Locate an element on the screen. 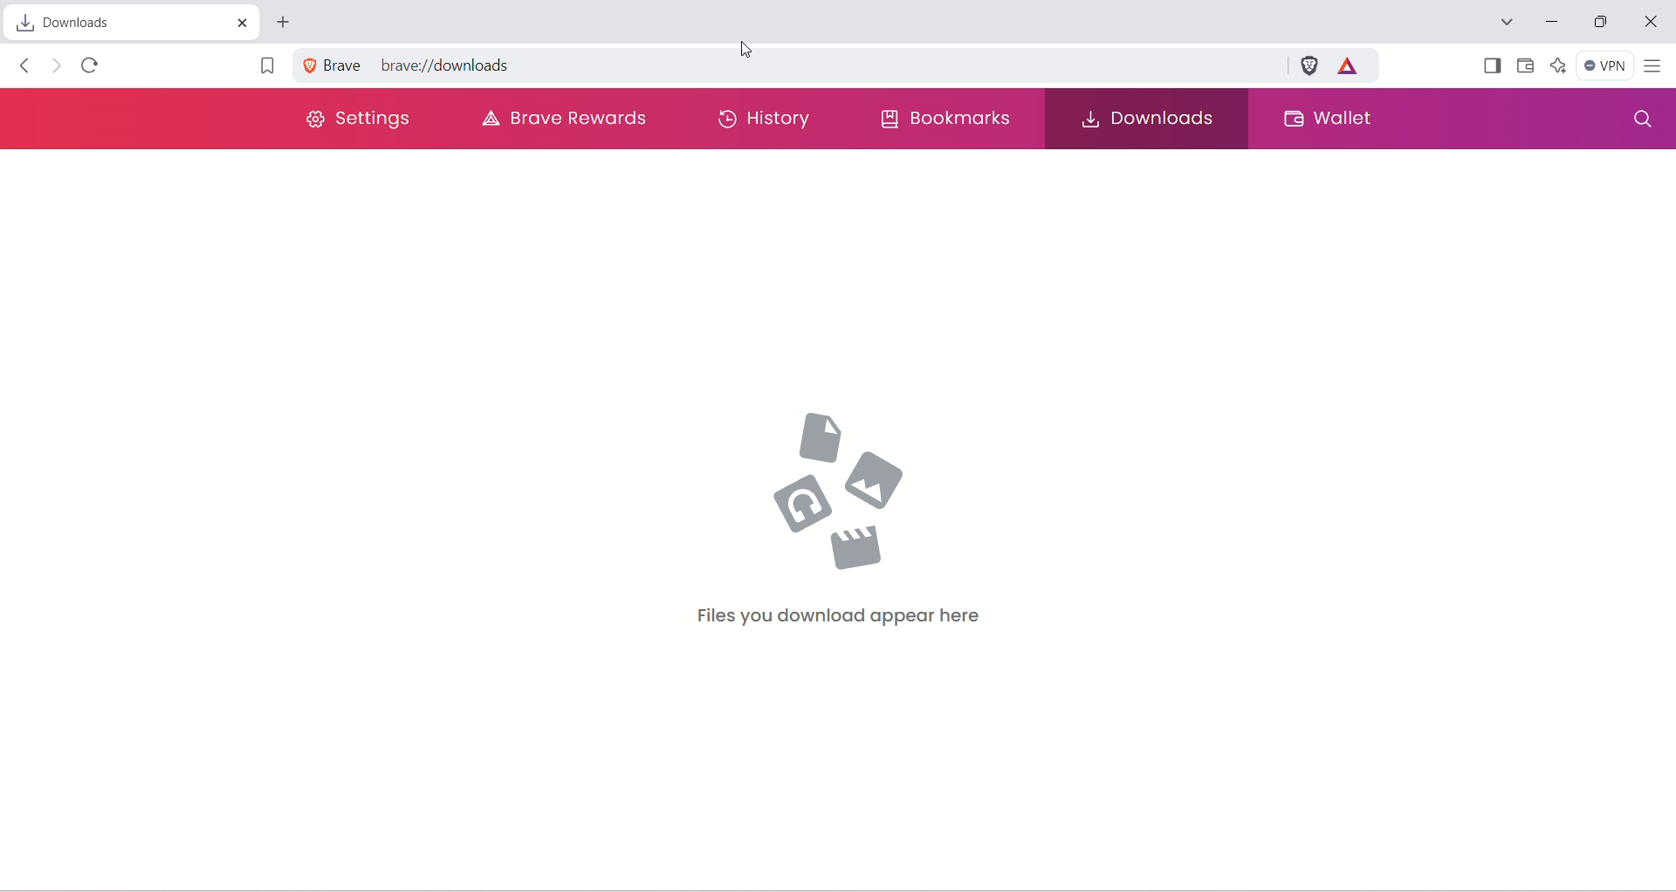  downloads is located at coordinates (1146, 120).